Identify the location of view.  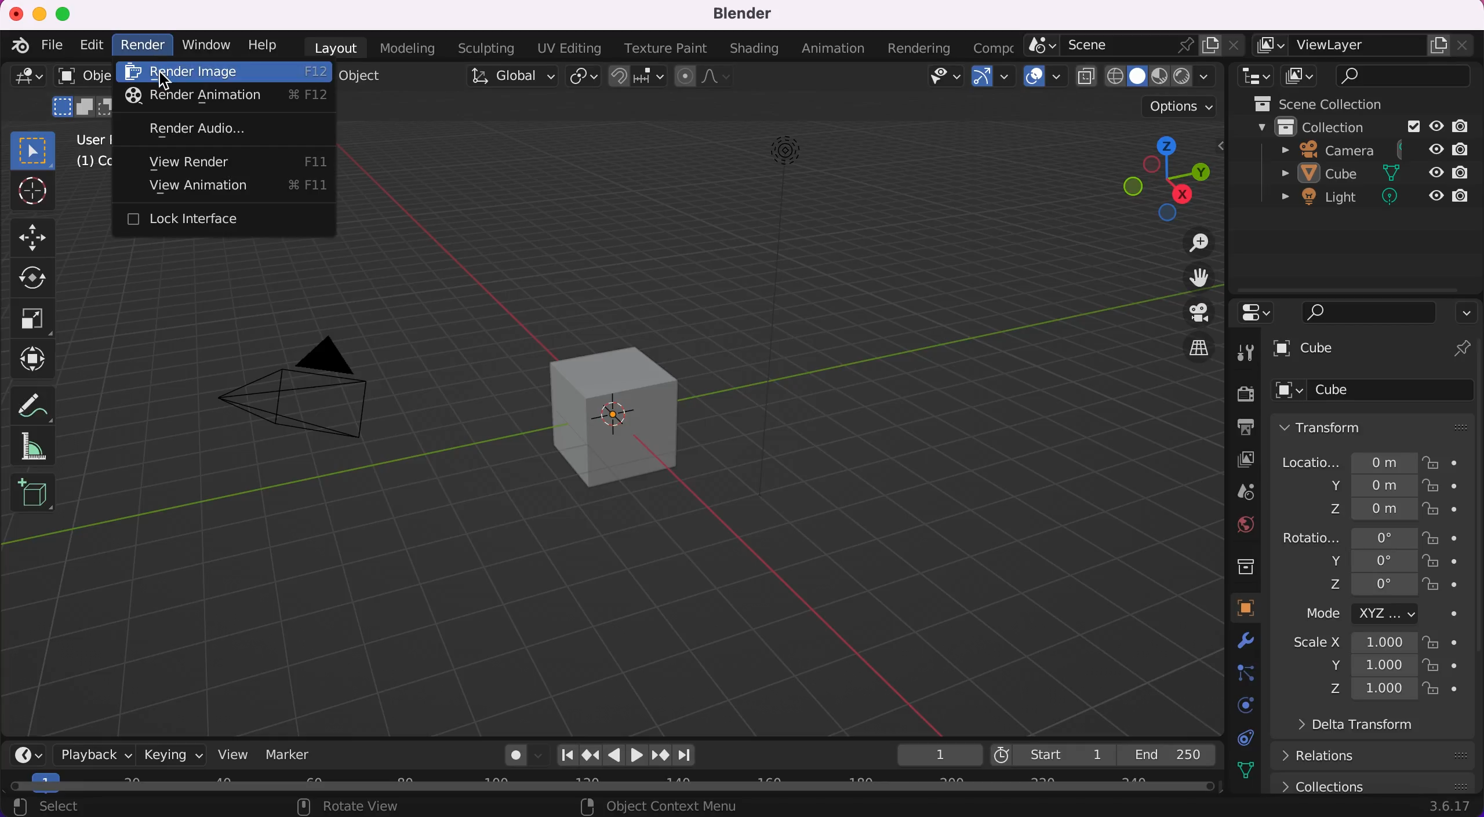
(234, 753).